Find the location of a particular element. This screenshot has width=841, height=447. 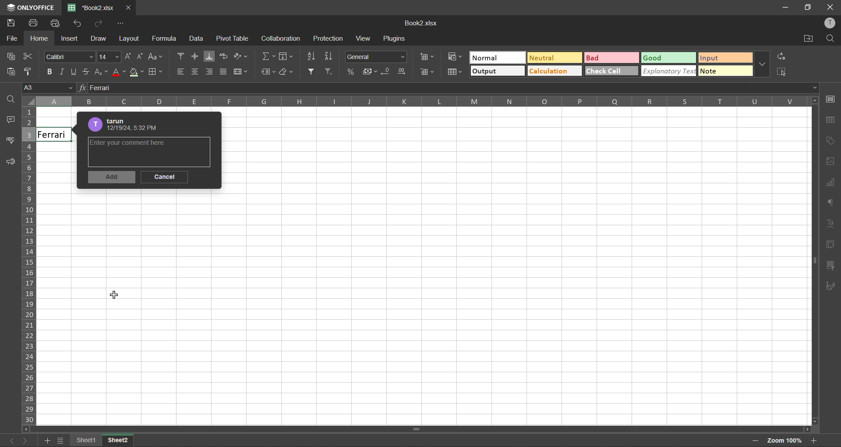

home is located at coordinates (41, 38).